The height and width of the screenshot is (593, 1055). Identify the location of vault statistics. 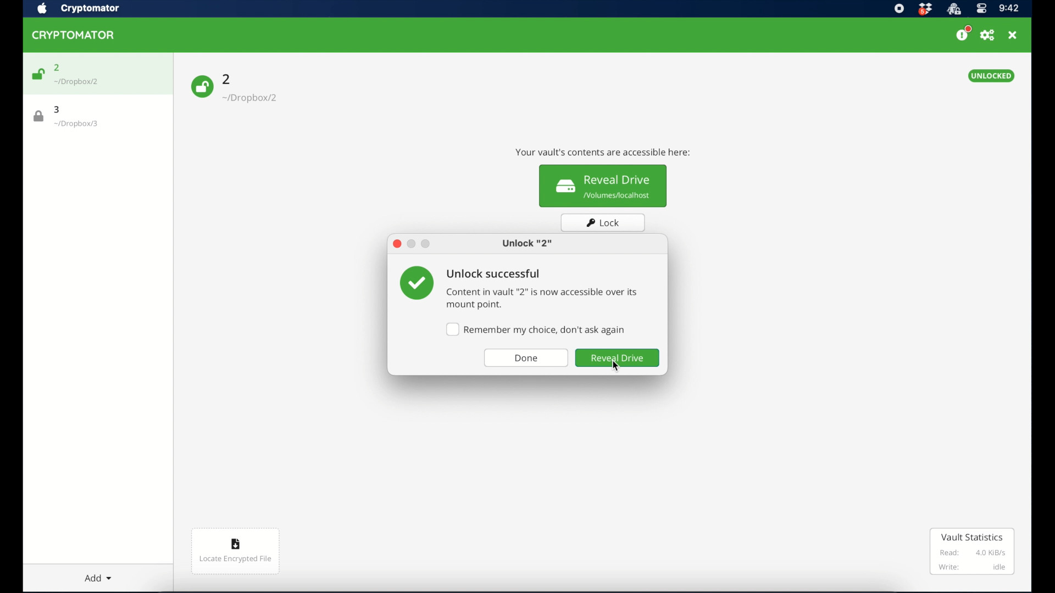
(973, 552).